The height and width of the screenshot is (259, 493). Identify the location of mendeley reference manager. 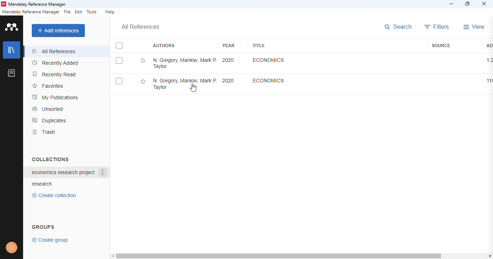
(31, 12).